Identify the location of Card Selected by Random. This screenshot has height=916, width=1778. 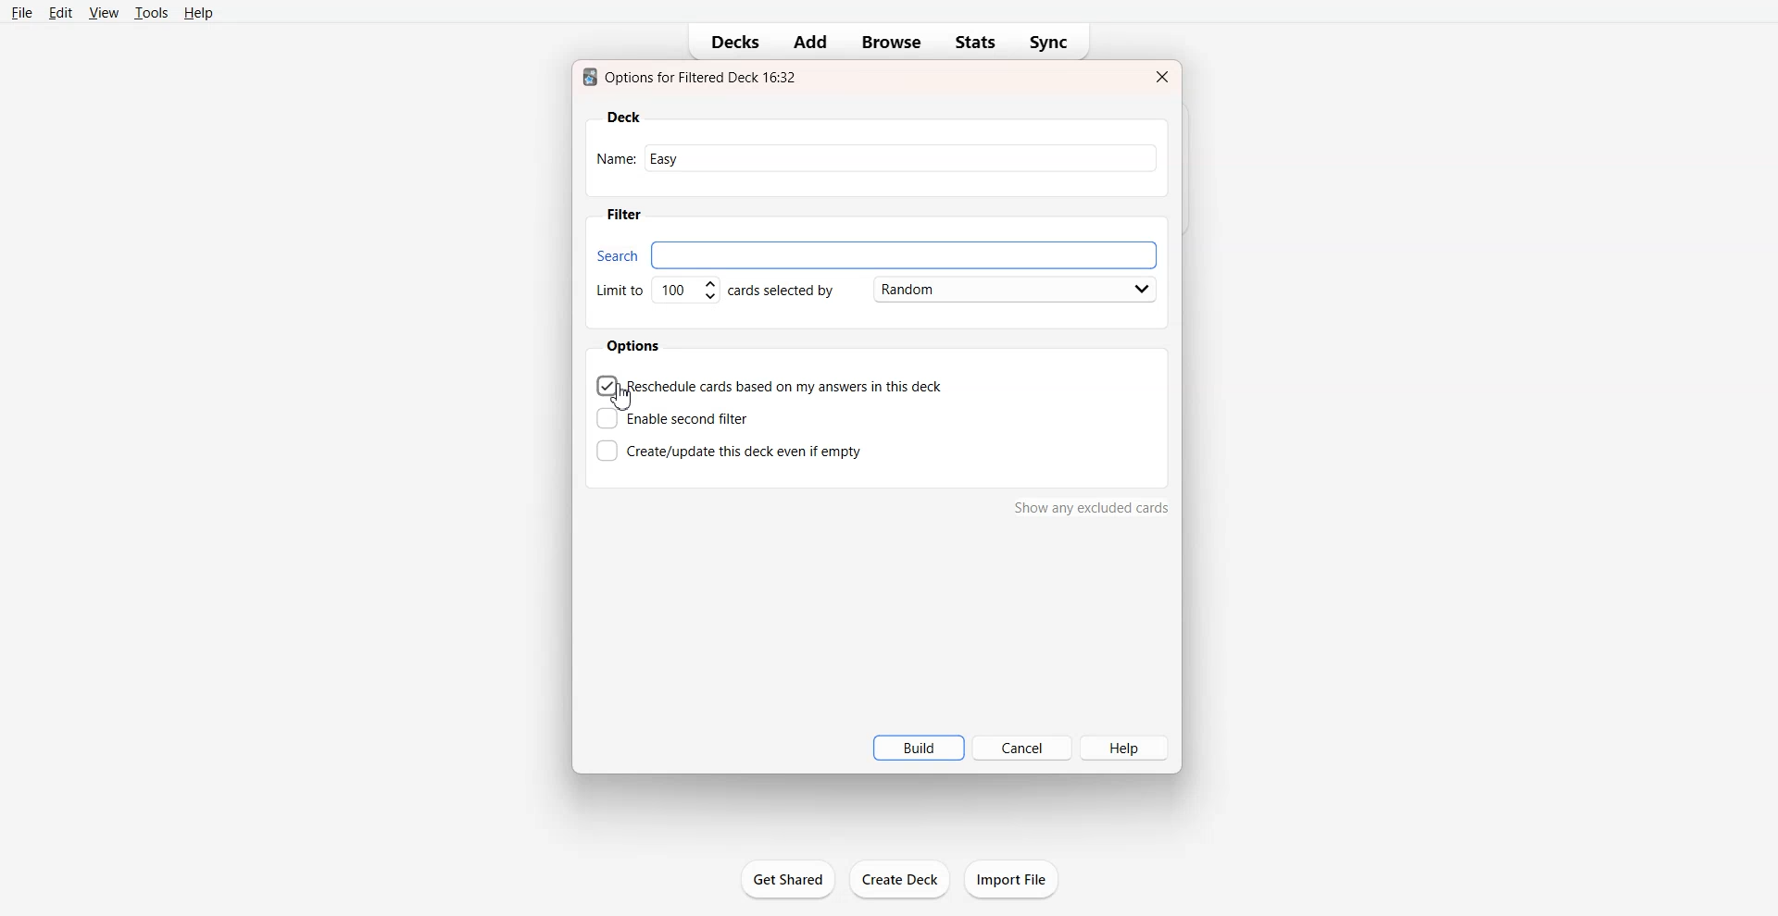
(944, 289).